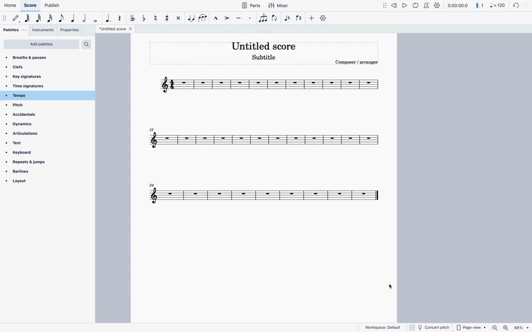  What do you see at coordinates (217, 18) in the screenshot?
I see `marcato` at bounding box center [217, 18].